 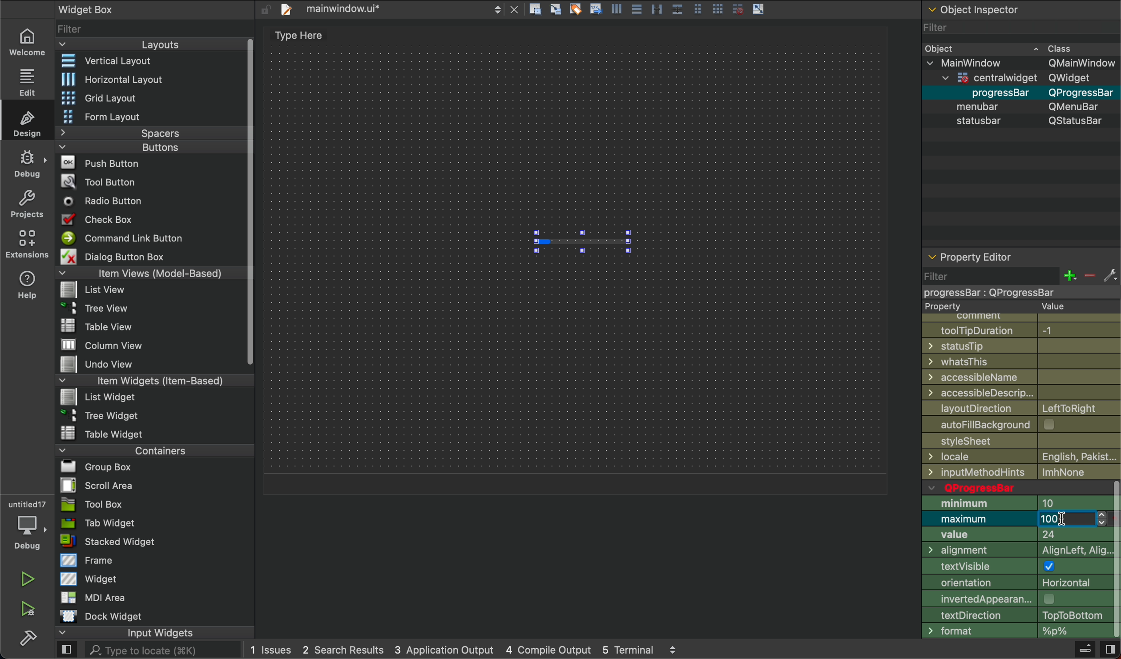 I want to click on help, so click(x=28, y=284).